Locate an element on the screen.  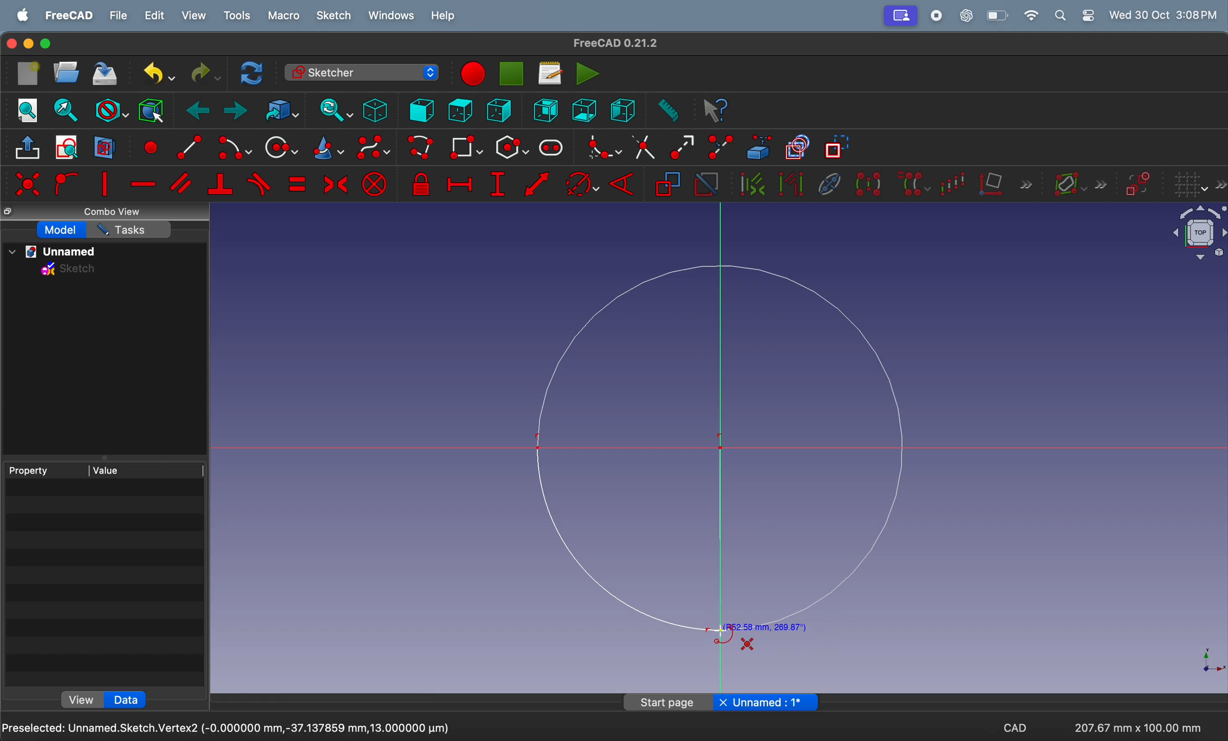
split edge is located at coordinates (723, 145).